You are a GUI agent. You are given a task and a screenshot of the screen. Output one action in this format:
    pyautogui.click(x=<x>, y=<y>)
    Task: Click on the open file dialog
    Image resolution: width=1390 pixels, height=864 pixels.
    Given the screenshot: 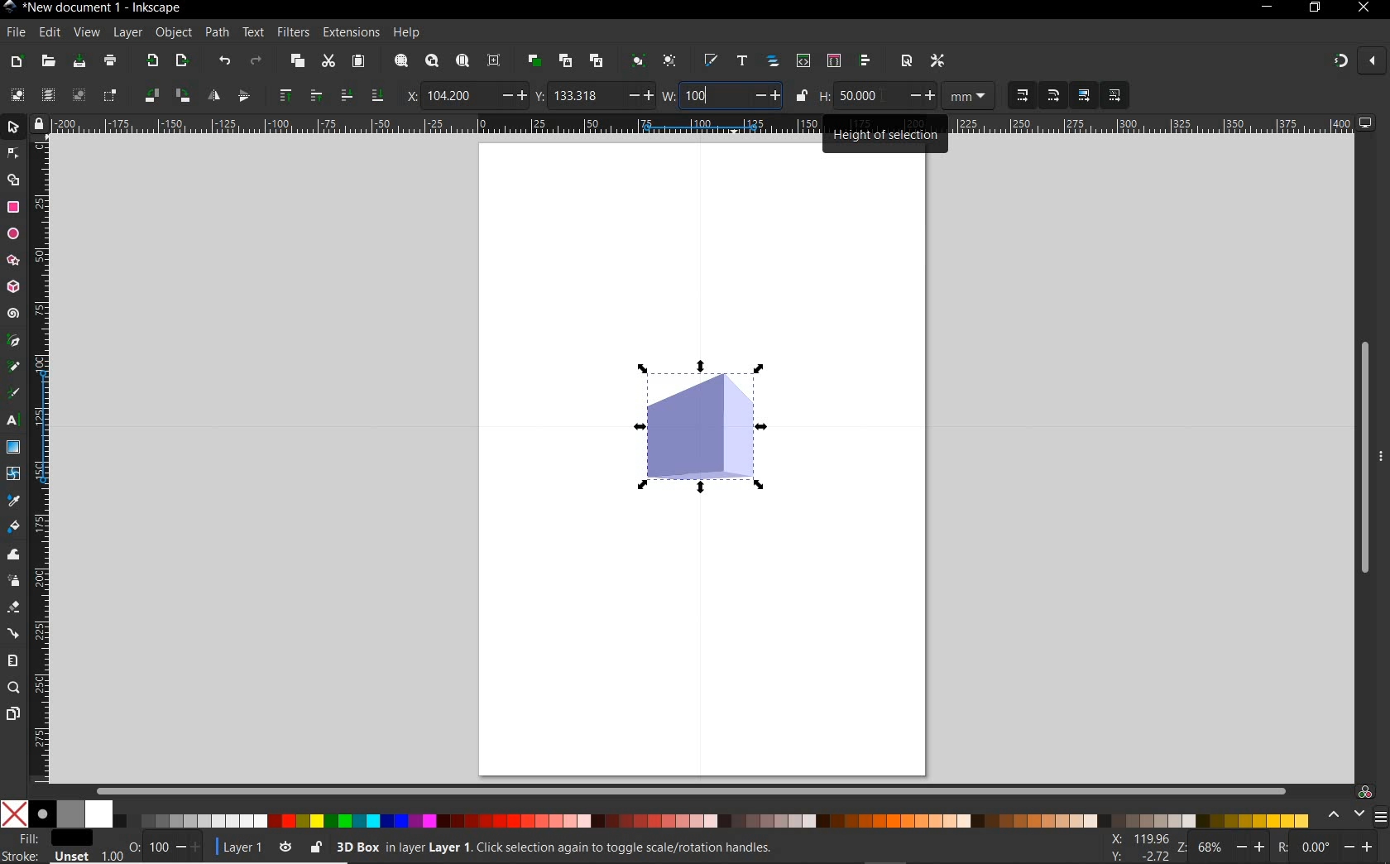 What is the action you would take?
    pyautogui.click(x=47, y=62)
    